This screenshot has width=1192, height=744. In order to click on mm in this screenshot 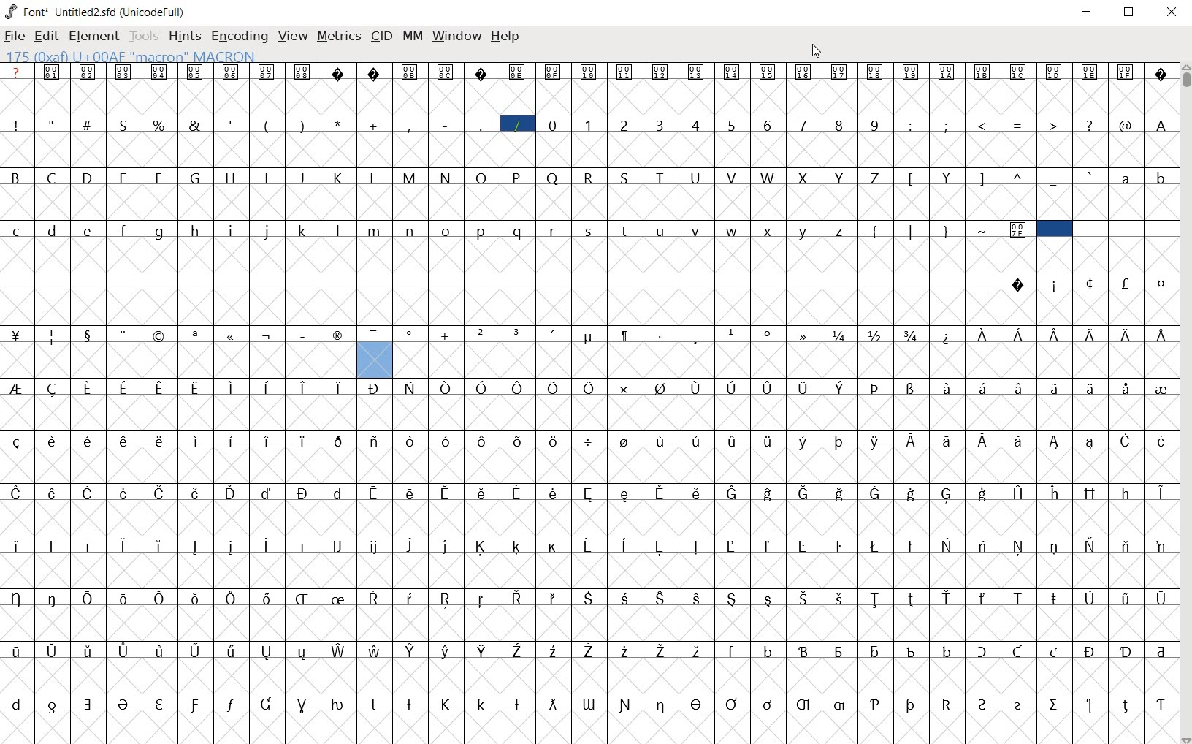, I will do `click(413, 37)`.